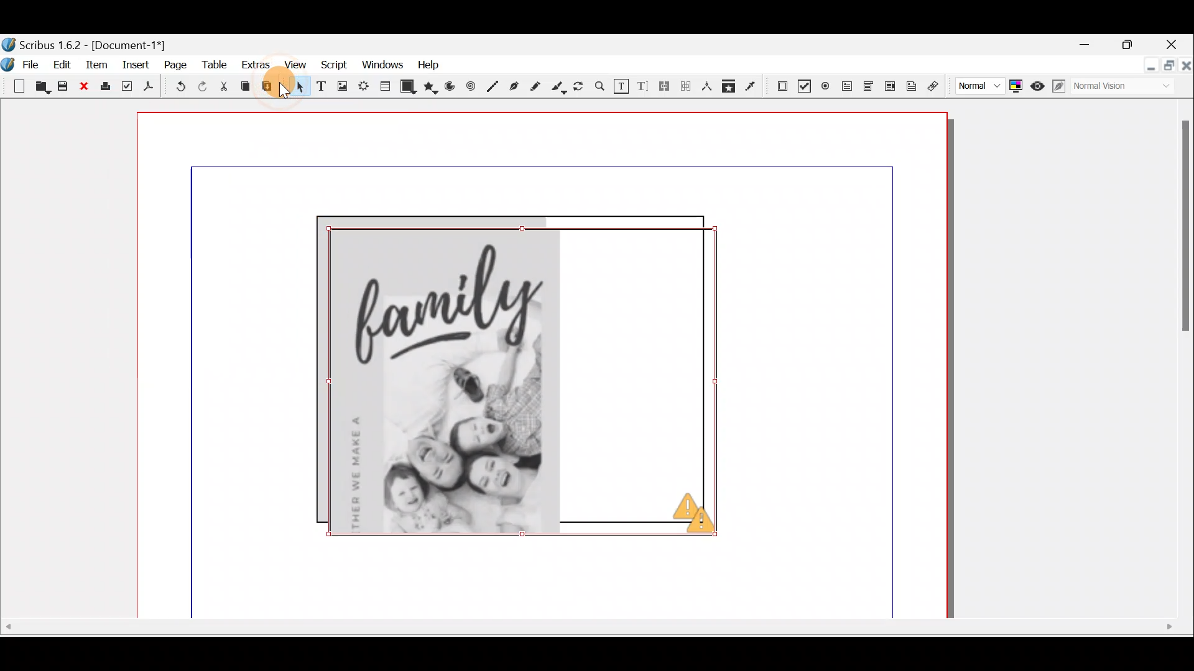 The width and height of the screenshot is (1194, 671). What do you see at coordinates (22, 63) in the screenshot?
I see `File` at bounding box center [22, 63].